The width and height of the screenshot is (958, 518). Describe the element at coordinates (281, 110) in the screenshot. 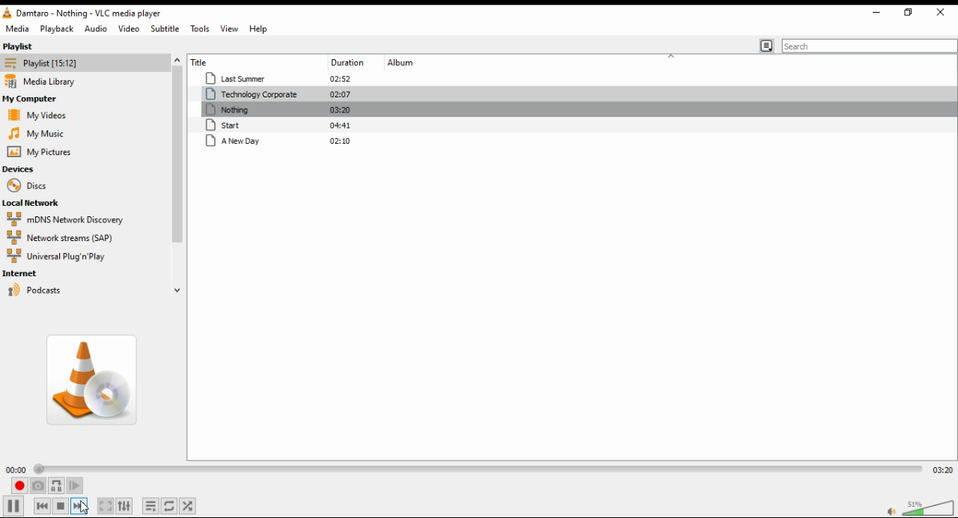

I see `nothing` at that location.